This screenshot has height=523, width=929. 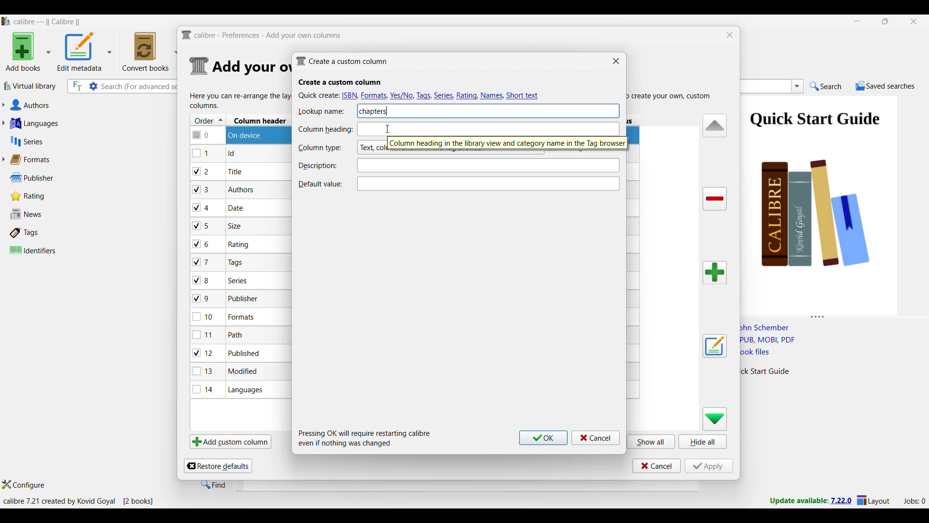 What do you see at coordinates (203, 245) in the screenshot?
I see `checkbox - 6` at bounding box center [203, 245].